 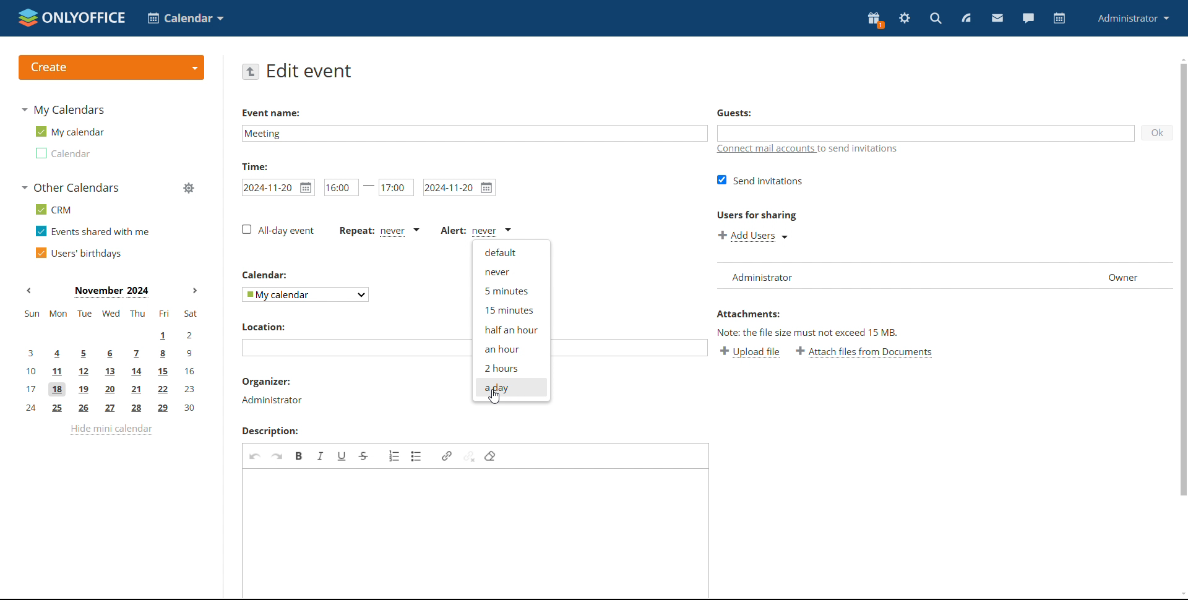 I want to click on add event description, so click(x=478, y=533).